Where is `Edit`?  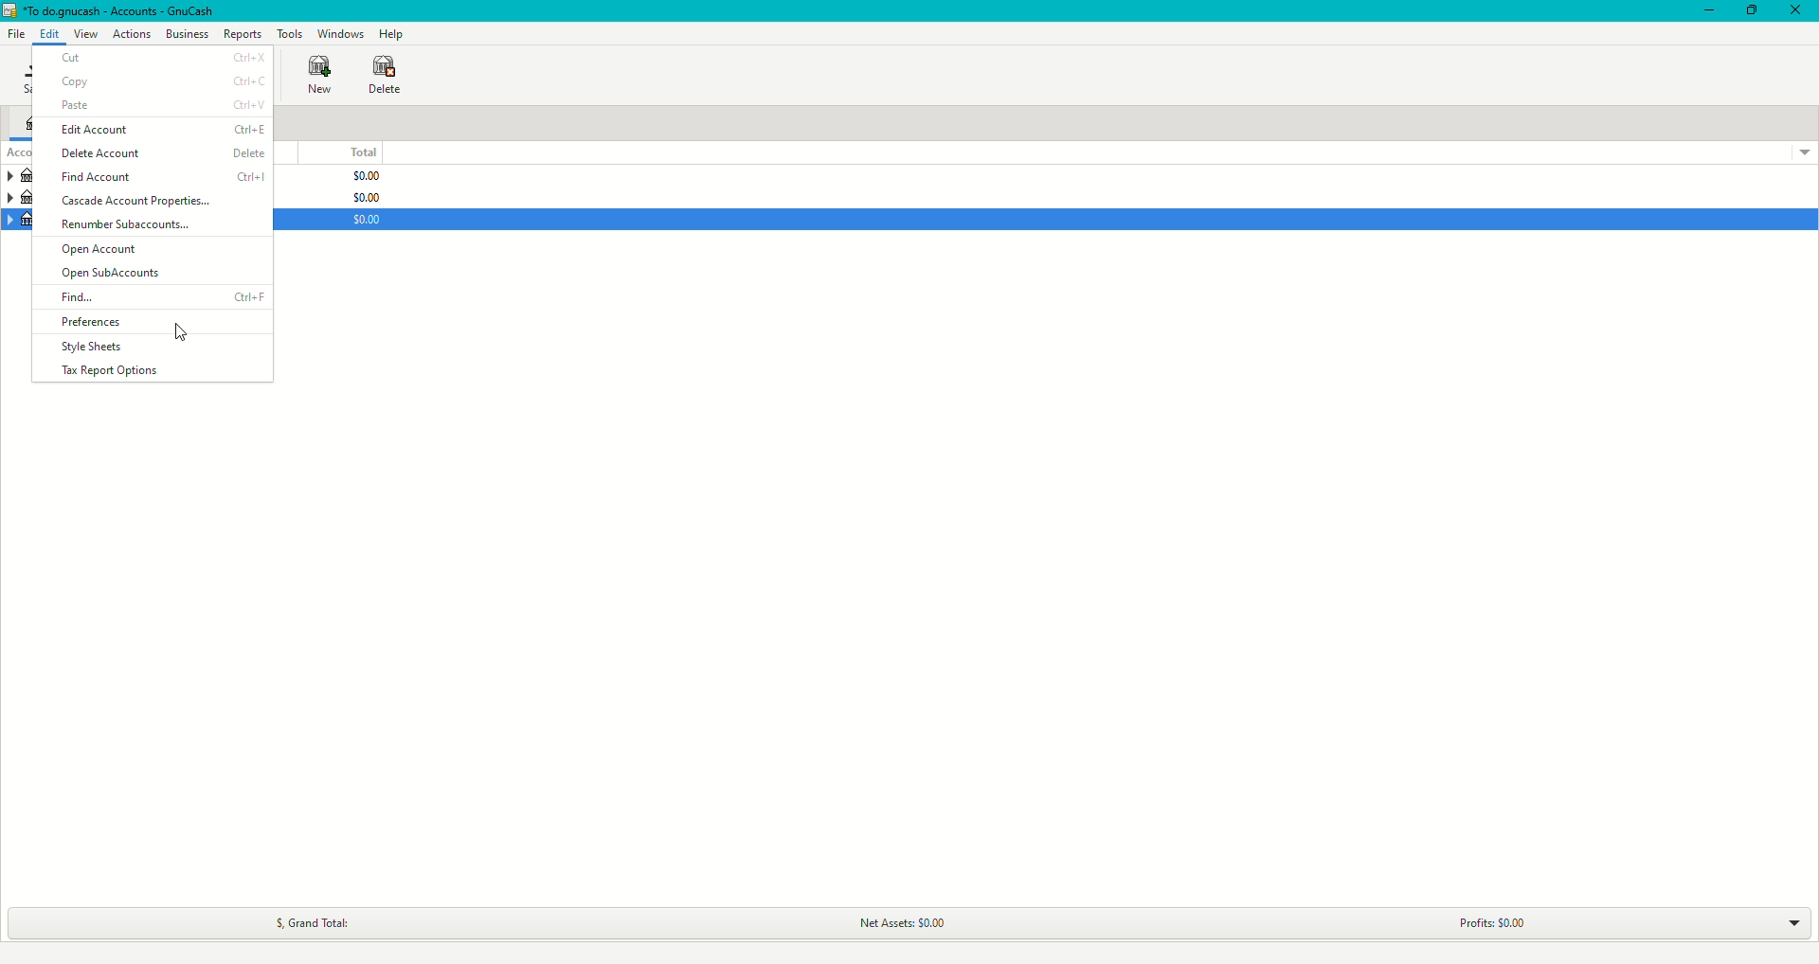
Edit is located at coordinates (47, 33).